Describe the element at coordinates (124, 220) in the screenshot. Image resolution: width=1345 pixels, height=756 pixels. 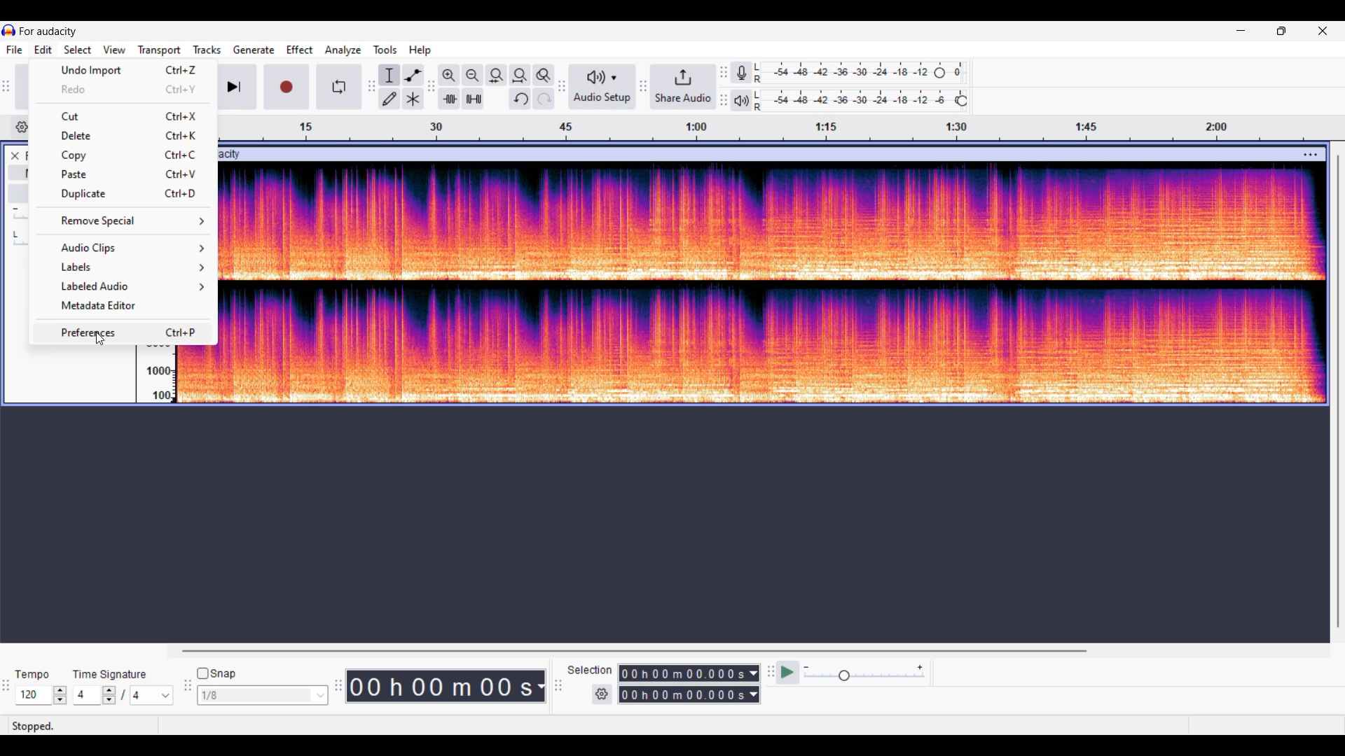
I see `Remove special options` at that location.